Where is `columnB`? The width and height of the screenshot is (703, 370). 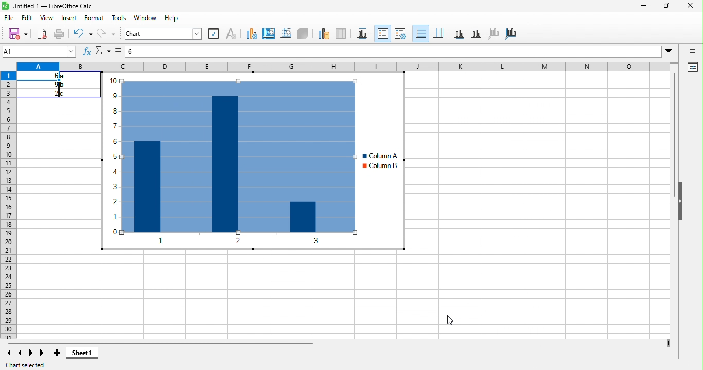 columnB is located at coordinates (379, 167).